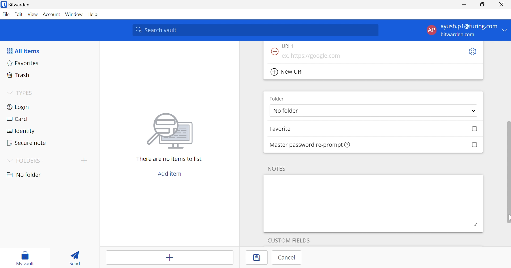  I want to click on Secure note, so click(26, 143).